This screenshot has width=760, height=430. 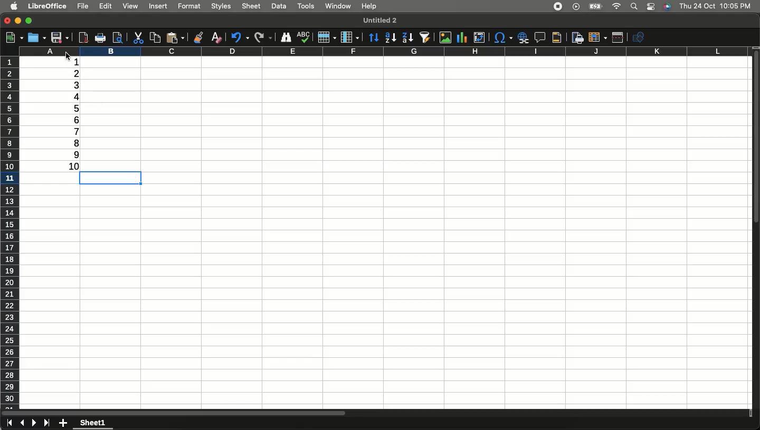 I want to click on sheet1, so click(x=94, y=423).